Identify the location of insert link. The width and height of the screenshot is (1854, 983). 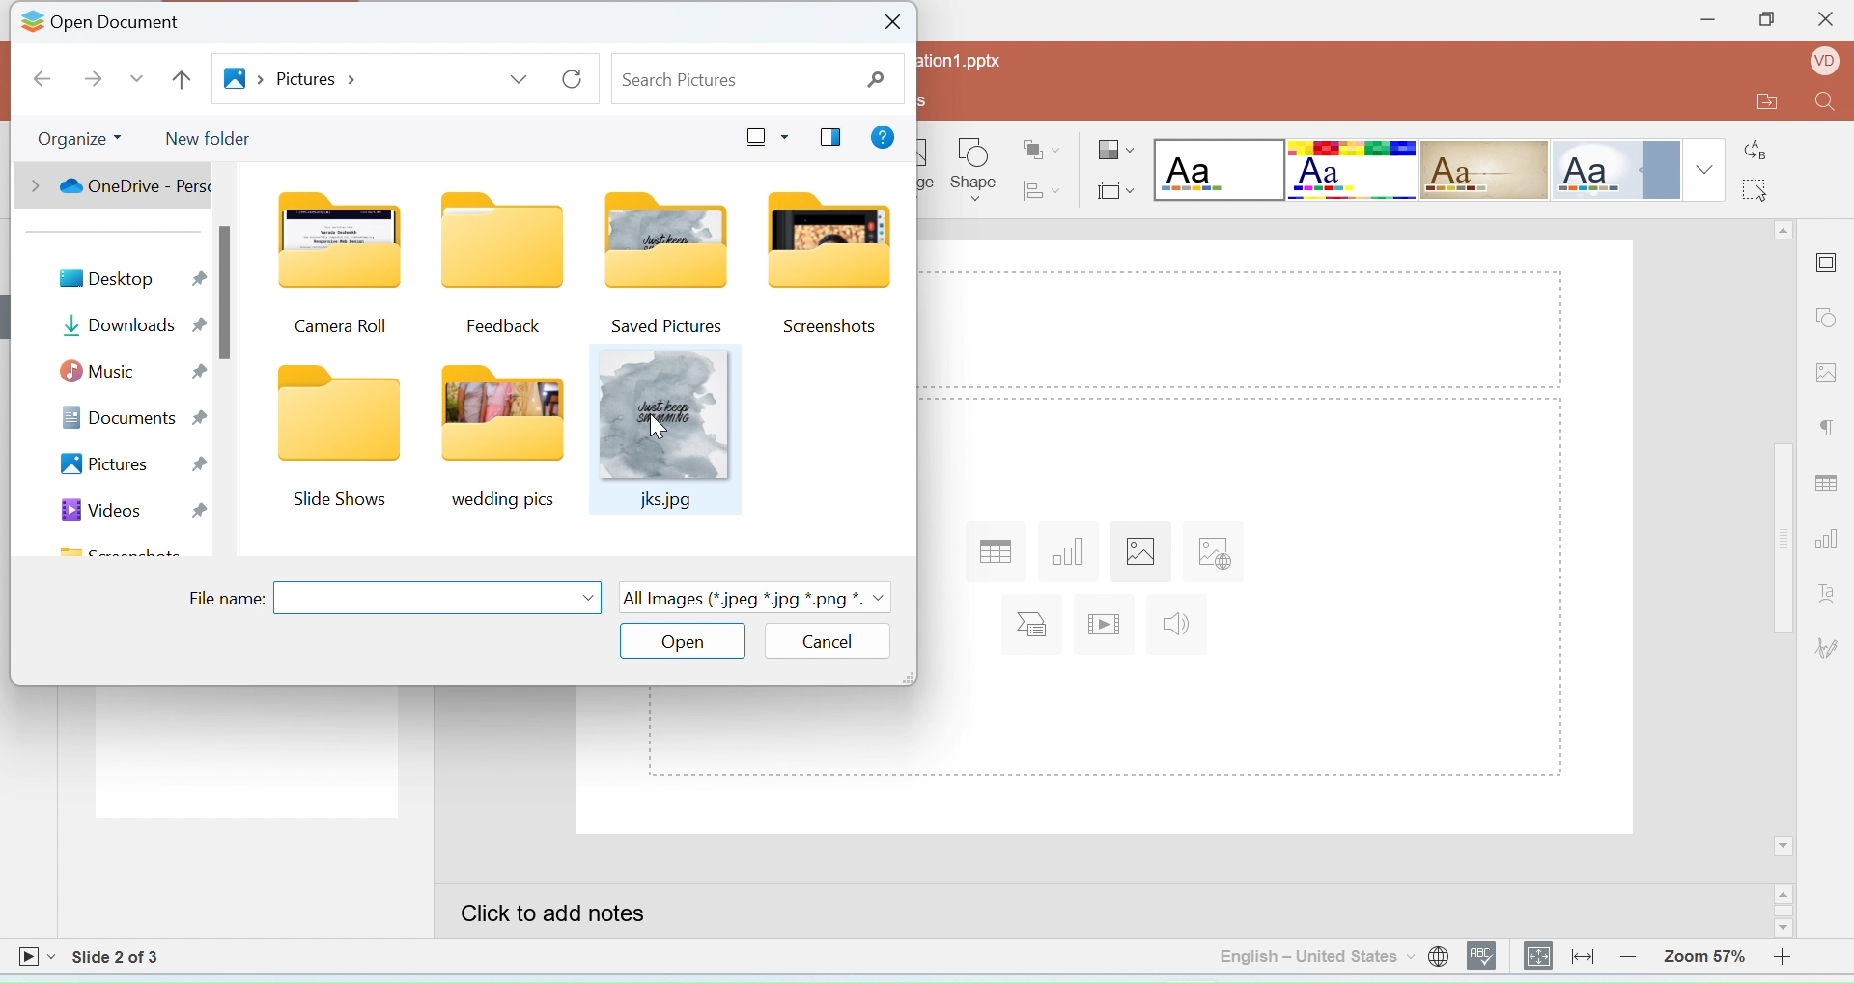
(1210, 556).